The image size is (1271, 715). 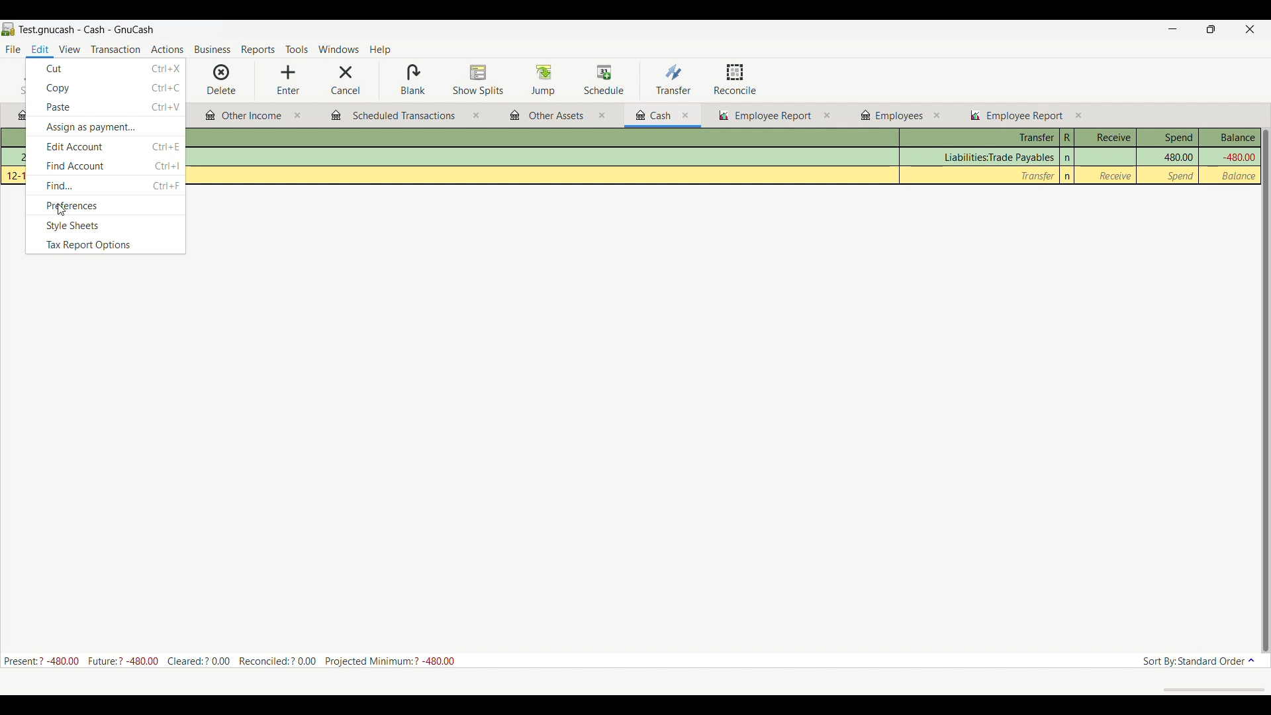 What do you see at coordinates (655, 116) in the screenshot?
I see `Other budgets and reports` at bounding box center [655, 116].